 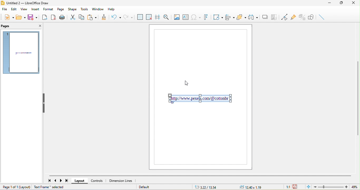 What do you see at coordinates (283, 17) in the screenshot?
I see `toggle point edit mode` at bounding box center [283, 17].